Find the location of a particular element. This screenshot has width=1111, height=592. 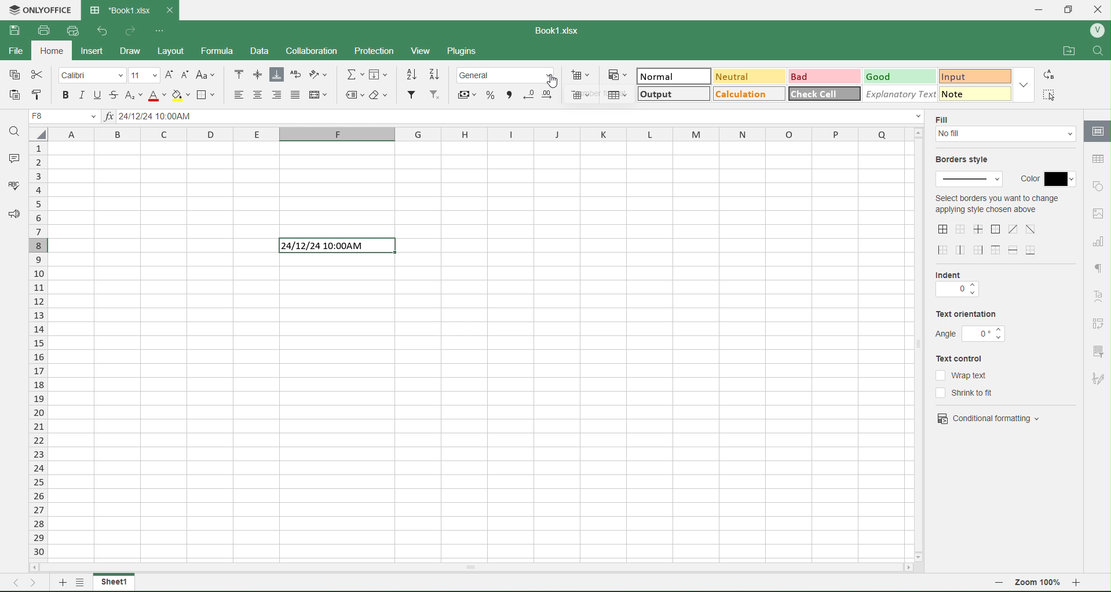

Plugins is located at coordinates (466, 52).